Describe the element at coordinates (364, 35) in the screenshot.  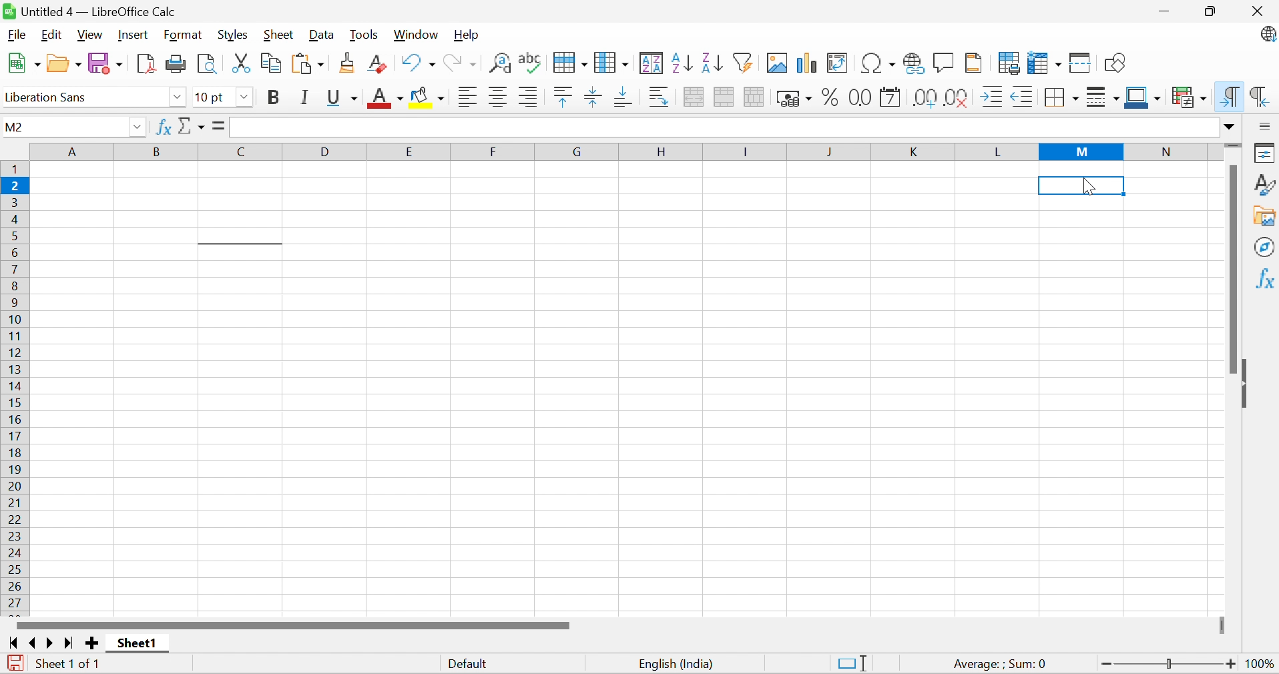
I see `Tools` at that location.